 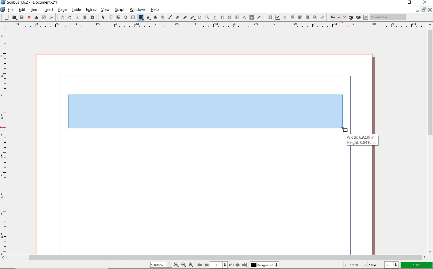 I want to click on restore, so click(x=424, y=11).